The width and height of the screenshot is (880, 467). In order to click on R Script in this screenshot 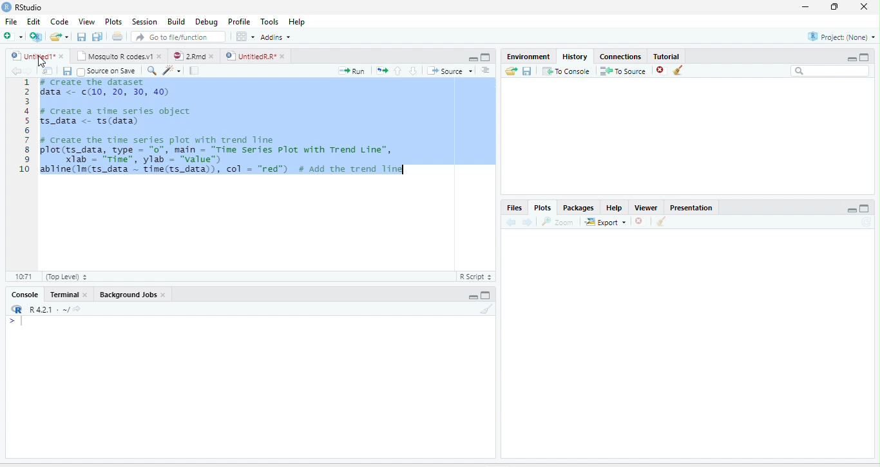, I will do `click(476, 277)`.